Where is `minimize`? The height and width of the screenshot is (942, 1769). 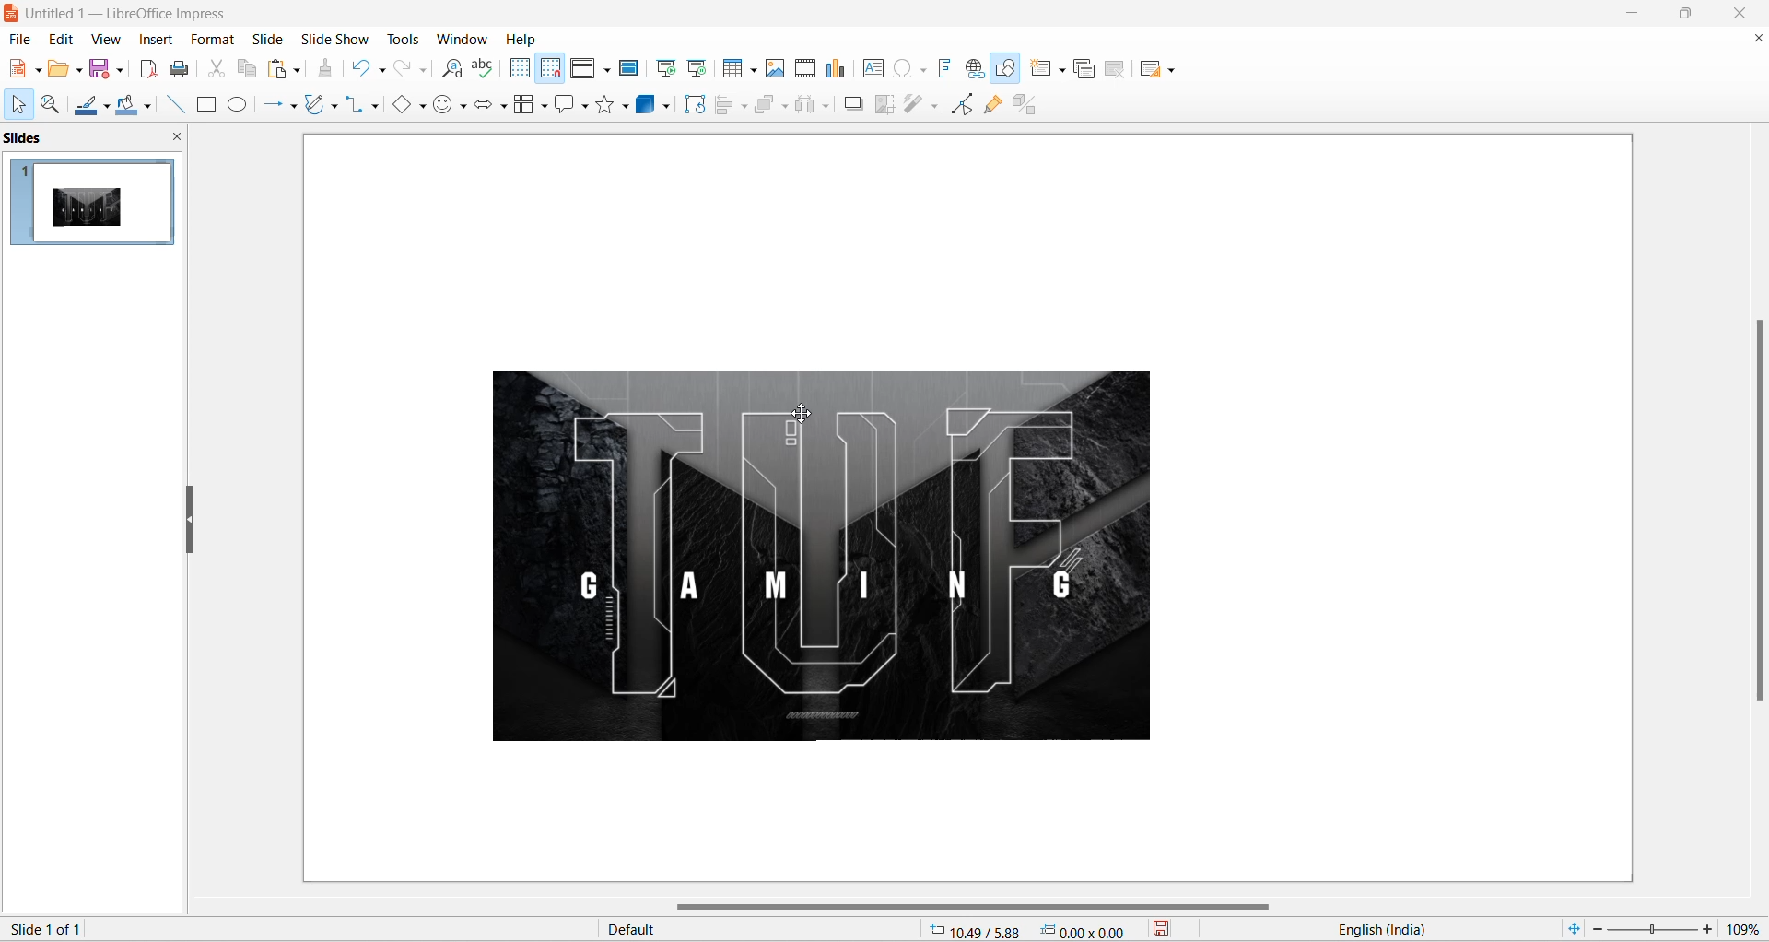
minimize is located at coordinates (1634, 14).